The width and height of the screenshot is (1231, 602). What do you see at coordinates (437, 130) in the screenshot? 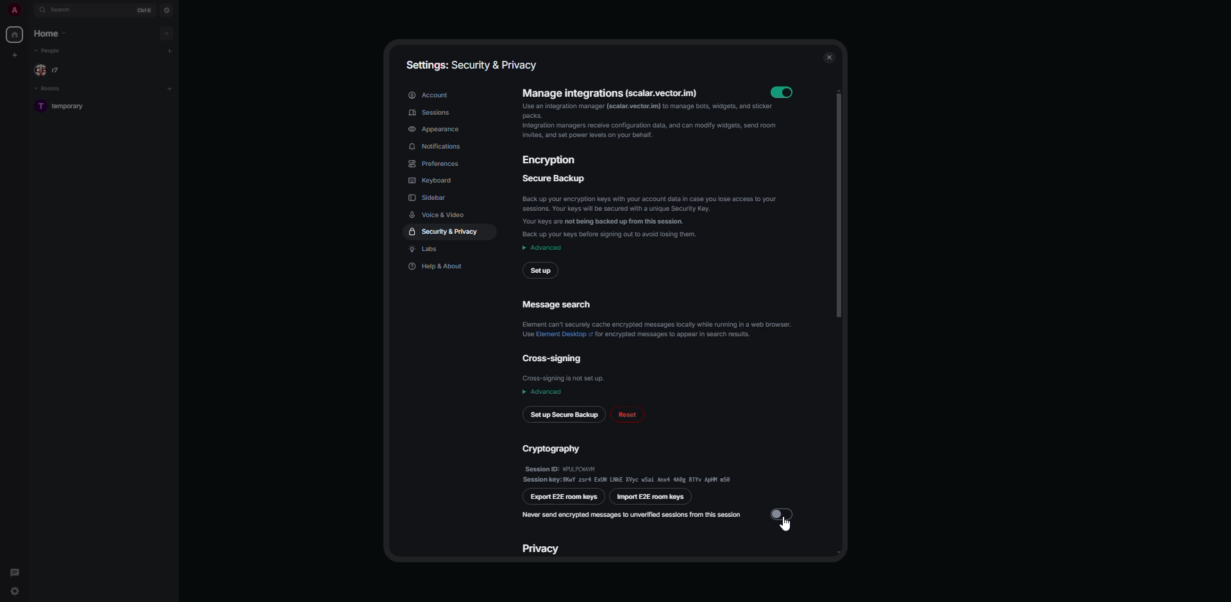
I see `appearance` at bounding box center [437, 130].